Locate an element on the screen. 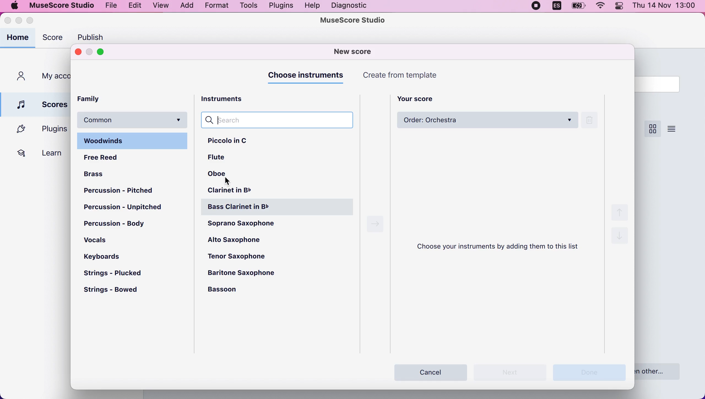 The width and height of the screenshot is (705, 399). bassoon is located at coordinates (234, 290).